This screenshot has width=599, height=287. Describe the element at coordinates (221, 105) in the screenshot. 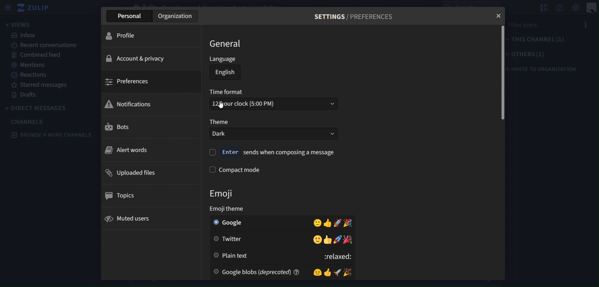

I see `cursor` at that location.